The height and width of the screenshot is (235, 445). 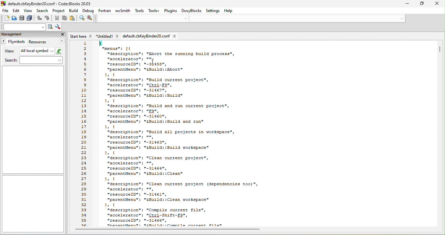 I want to click on workspace configuration file appeared, so click(x=268, y=133).